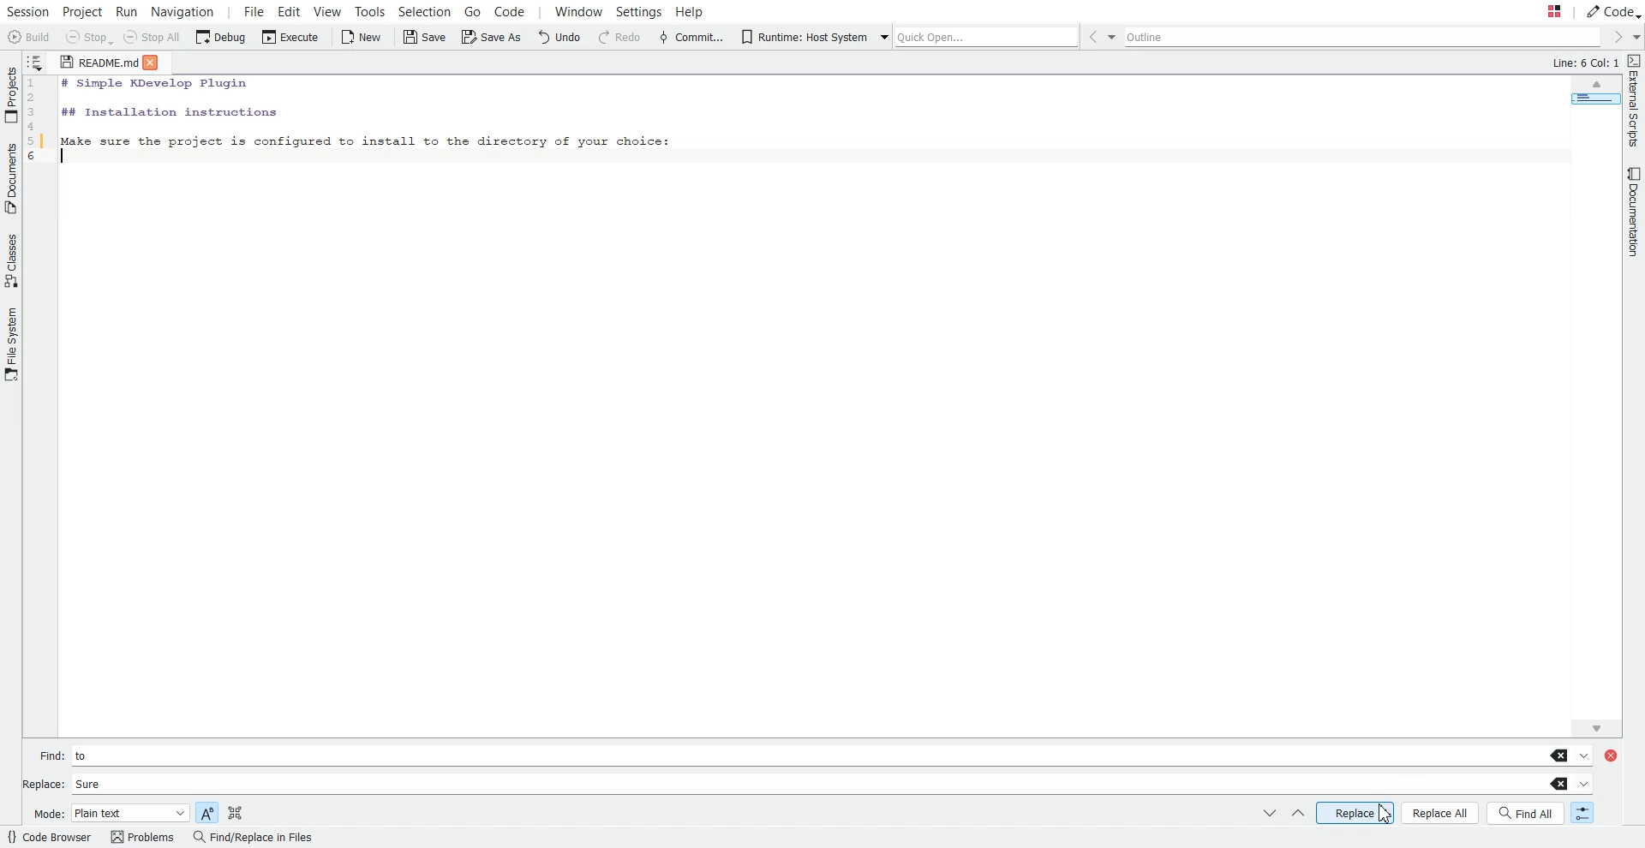 The height and width of the screenshot is (848, 1645). I want to click on Switch to Incremental, so click(1579, 814).